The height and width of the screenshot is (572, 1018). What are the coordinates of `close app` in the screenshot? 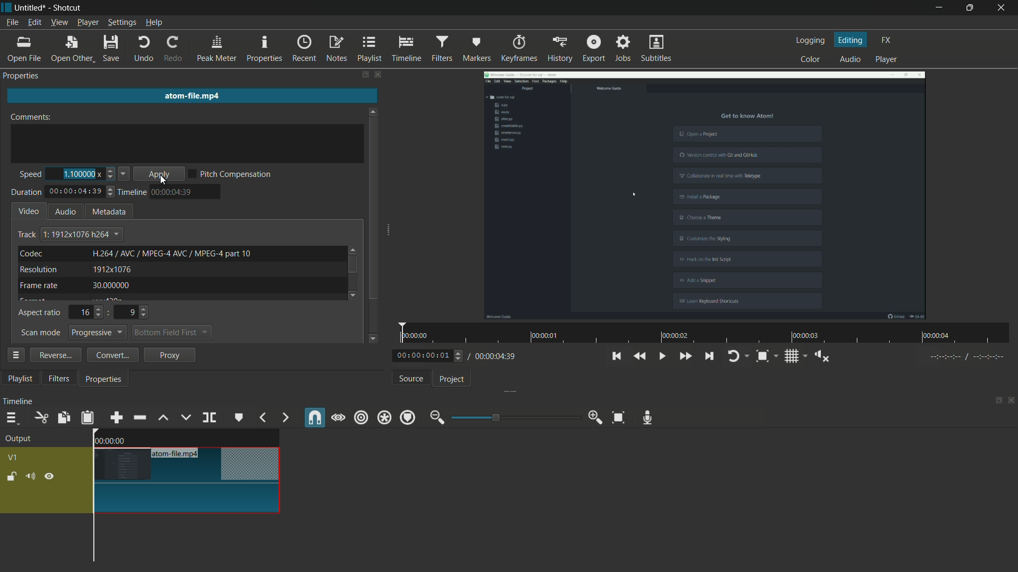 It's located at (1002, 8).